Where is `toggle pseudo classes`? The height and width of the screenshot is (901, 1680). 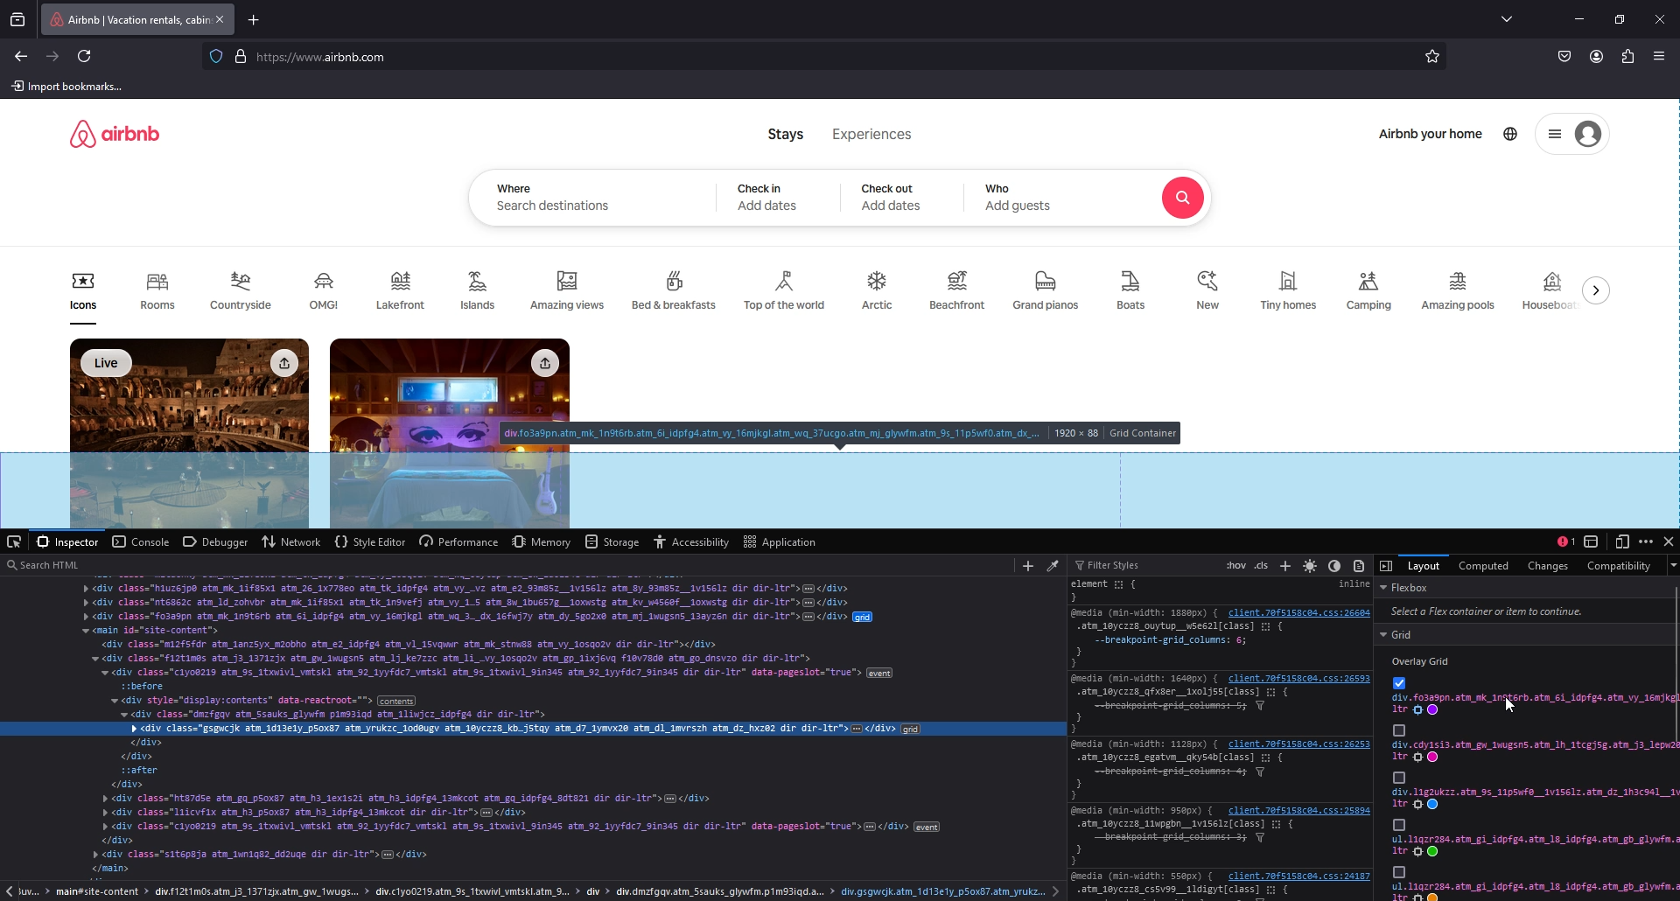 toggle pseudo classes is located at coordinates (1235, 563).